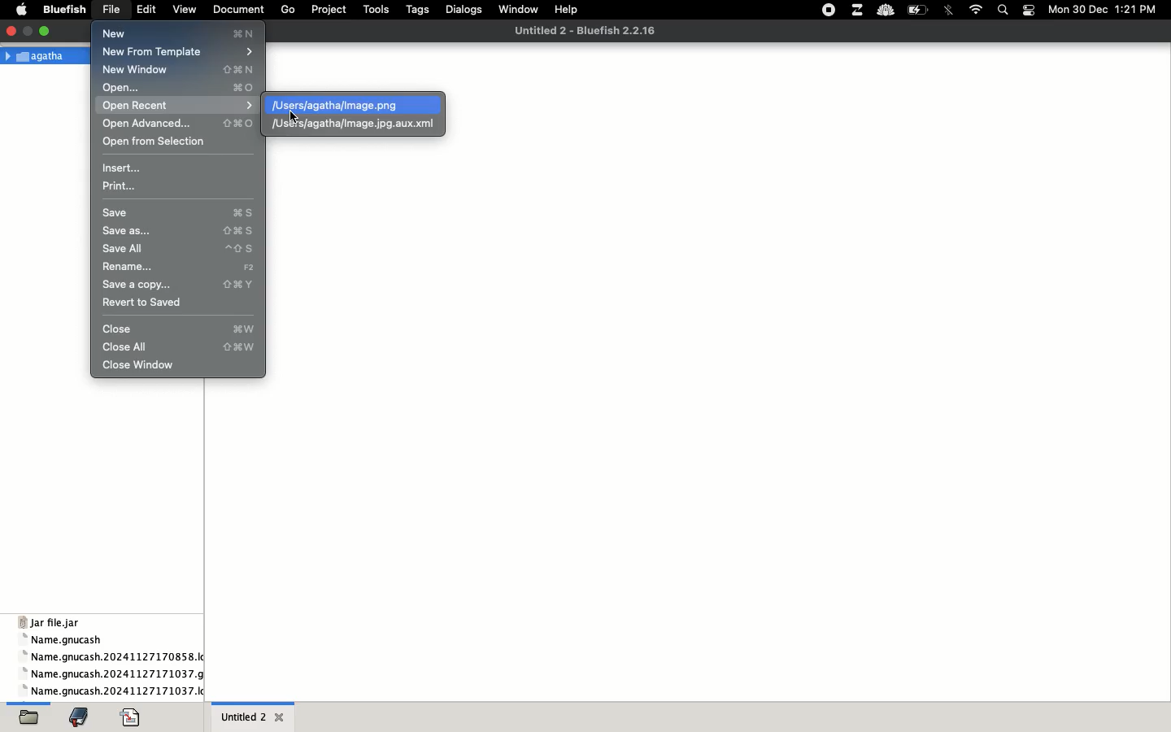 The height and width of the screenshot is (732, 1171). Describe the element at coordinates (141, 365) in the screenshot. I see `close window` at that location.